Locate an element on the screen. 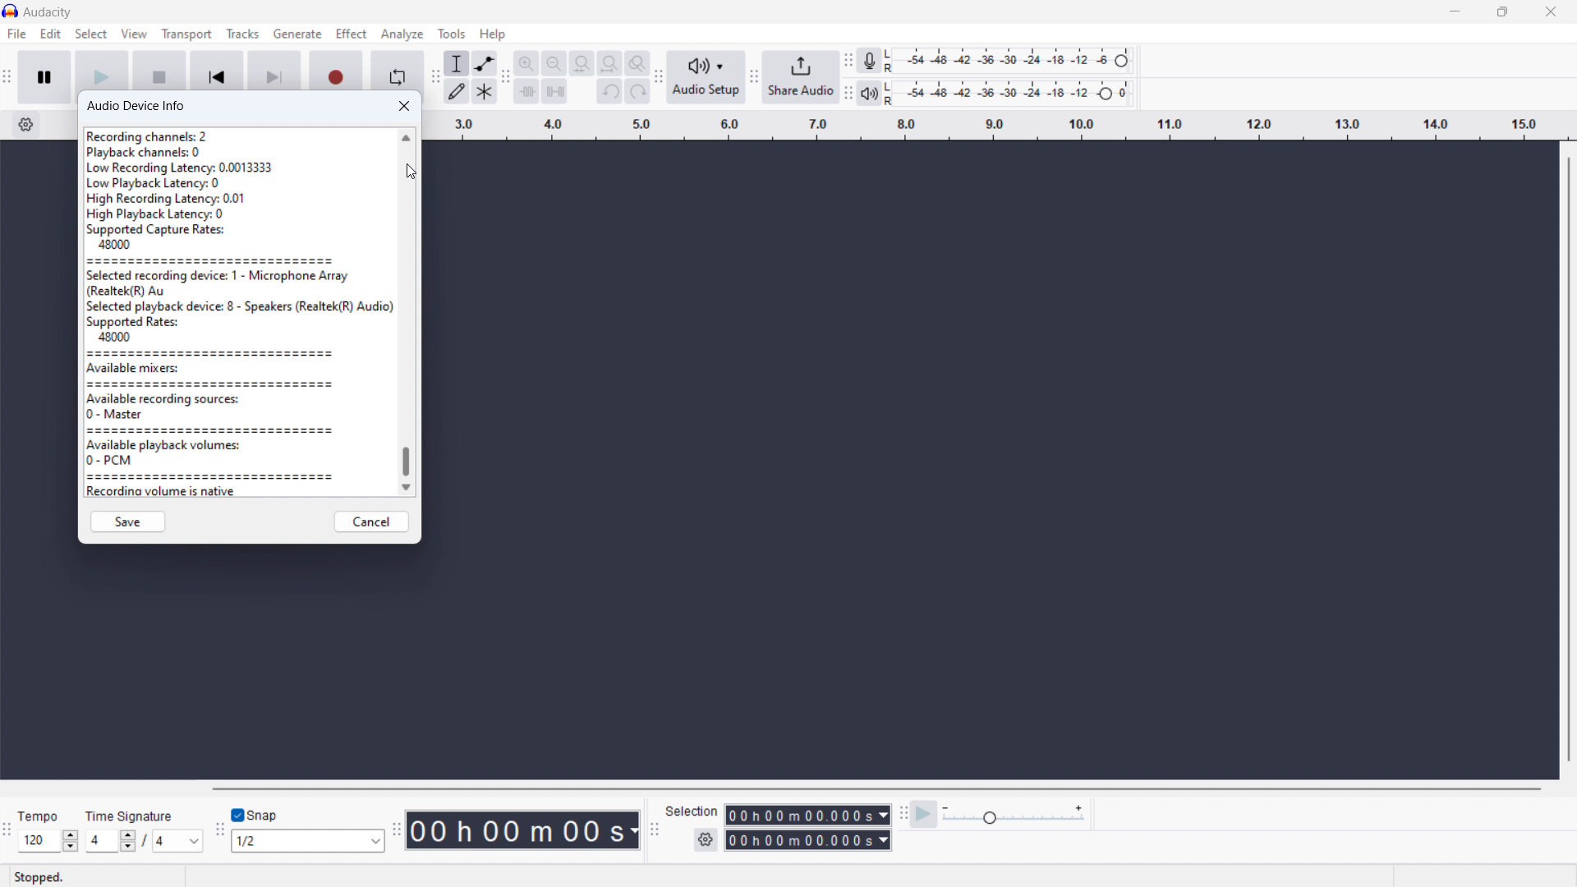 This screenshot has width=1577, height=887. file is located at coordinates (16, 34).